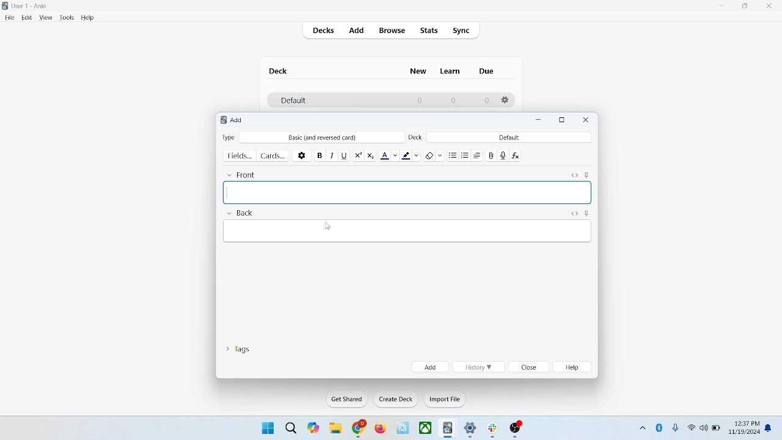 Image resolution: width=782 pixels, height=440 pixels. Describe the element at coordinates (319, 154) in the screenshot. I see `bold` at that location.